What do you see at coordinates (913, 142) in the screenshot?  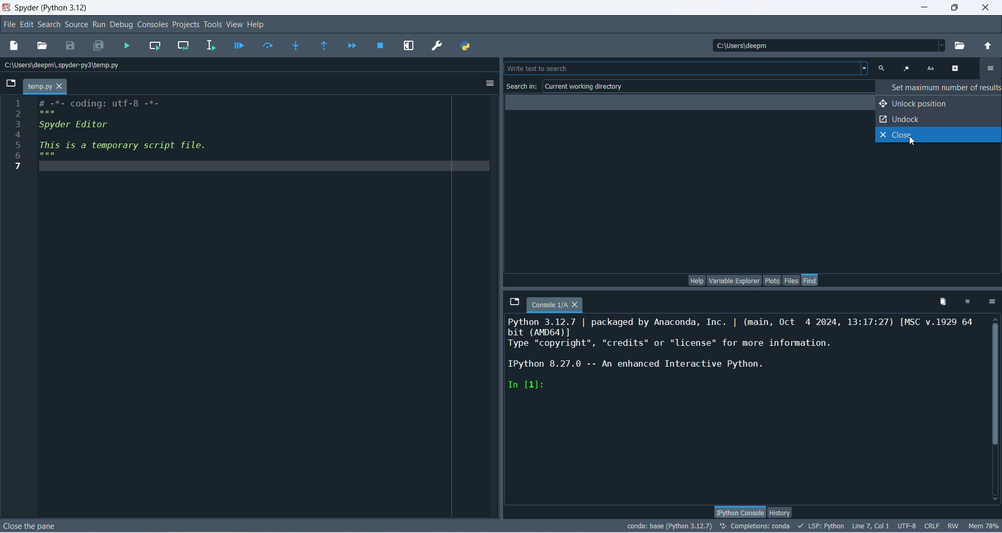 I see `cursor` at bounding box center [913, 142].